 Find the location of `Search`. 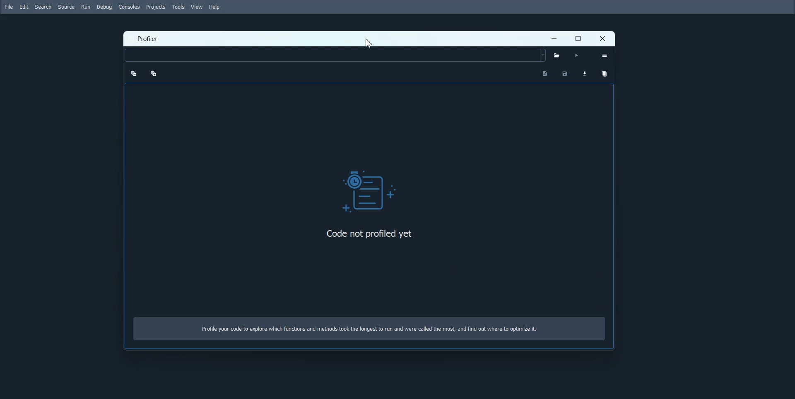

Search is located at coordinates (43, 7).